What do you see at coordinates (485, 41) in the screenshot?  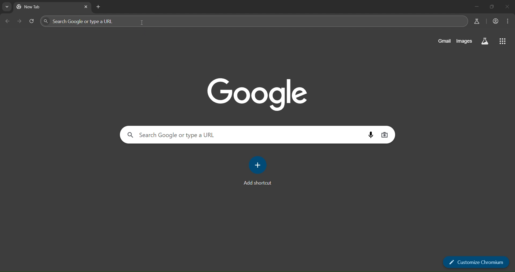 I see `search labs` at bounding box center [485, 41].